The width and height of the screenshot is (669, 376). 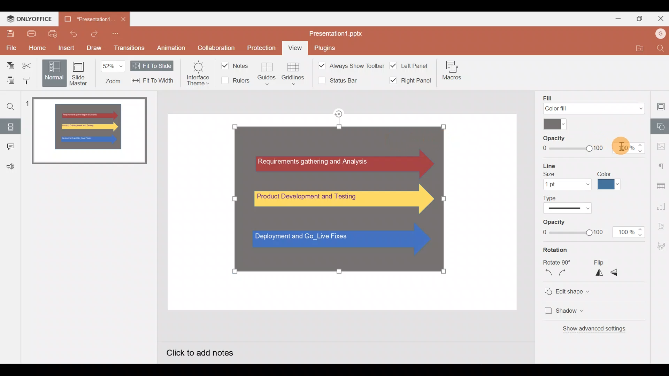 What do you see at coordinates (29, 34) in the screenshot?
I see `Print file` at bounding box center [29, 34].